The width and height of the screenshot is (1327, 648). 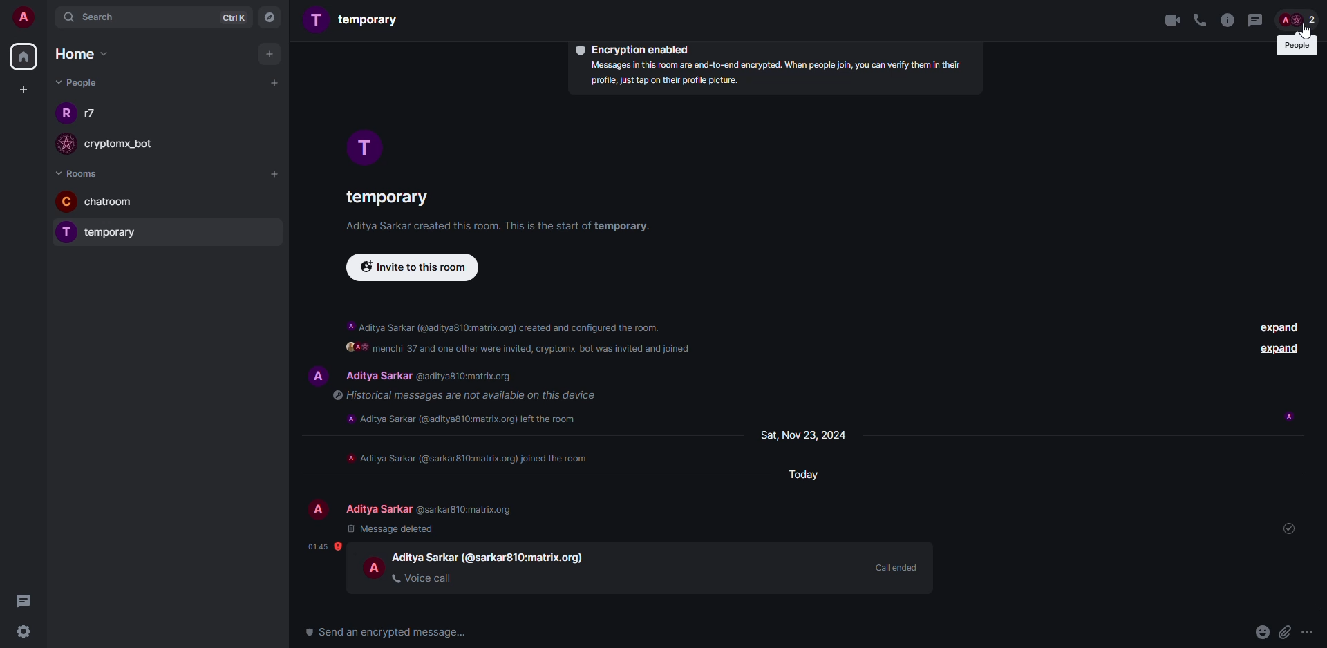 I want to click on threads, so click(x=1255, y=20).